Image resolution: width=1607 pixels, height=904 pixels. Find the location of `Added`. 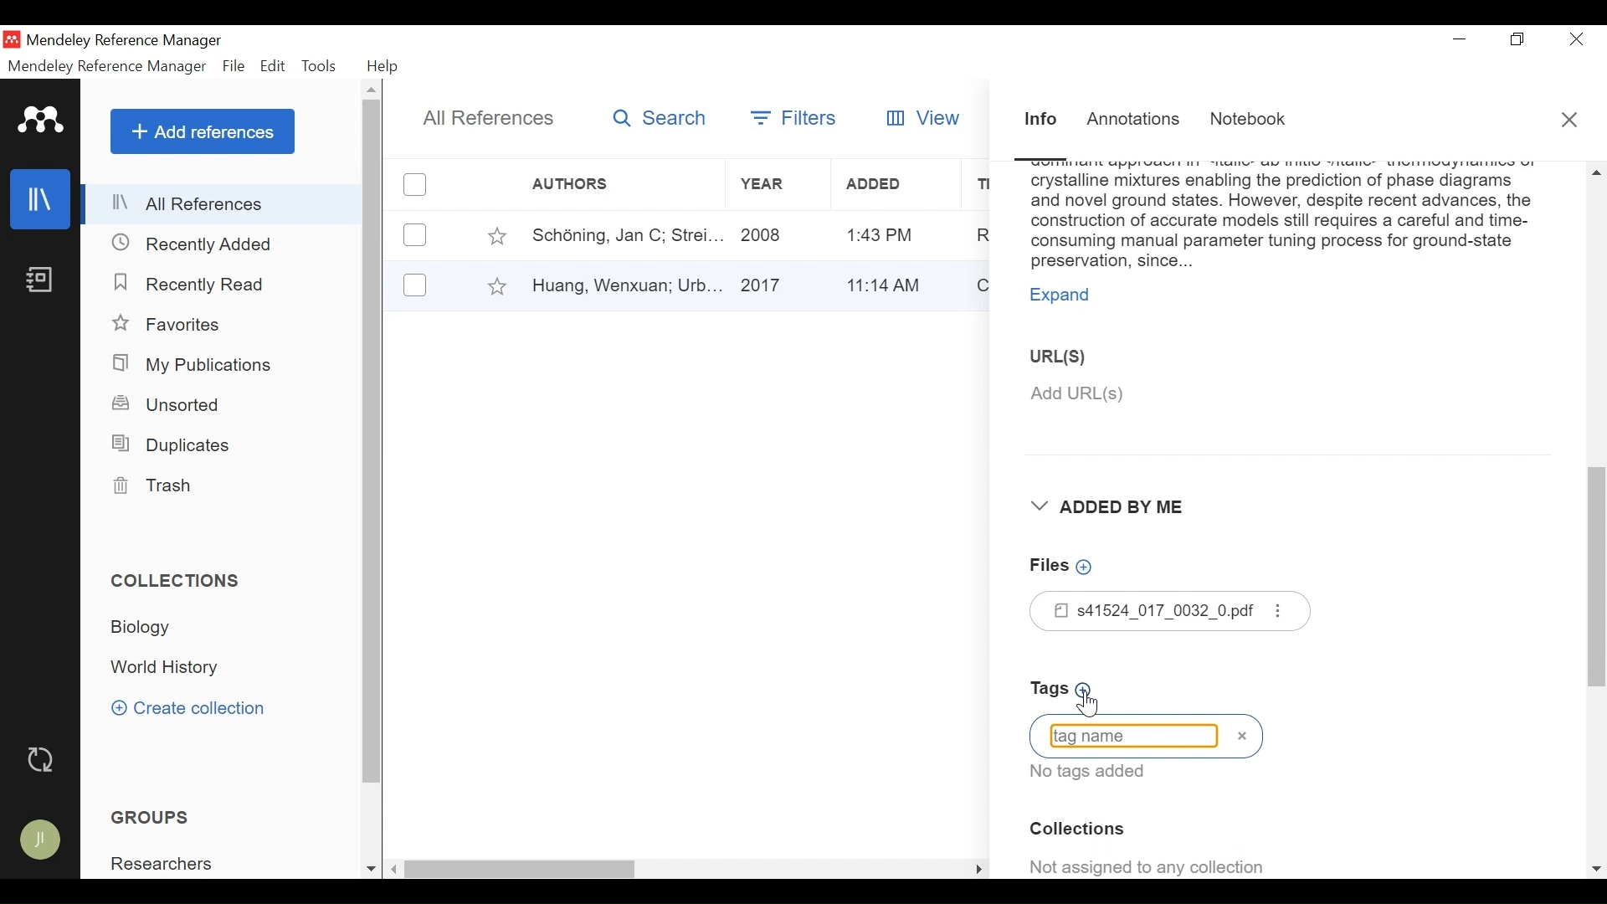

Added is located at coordinates (891, 283).